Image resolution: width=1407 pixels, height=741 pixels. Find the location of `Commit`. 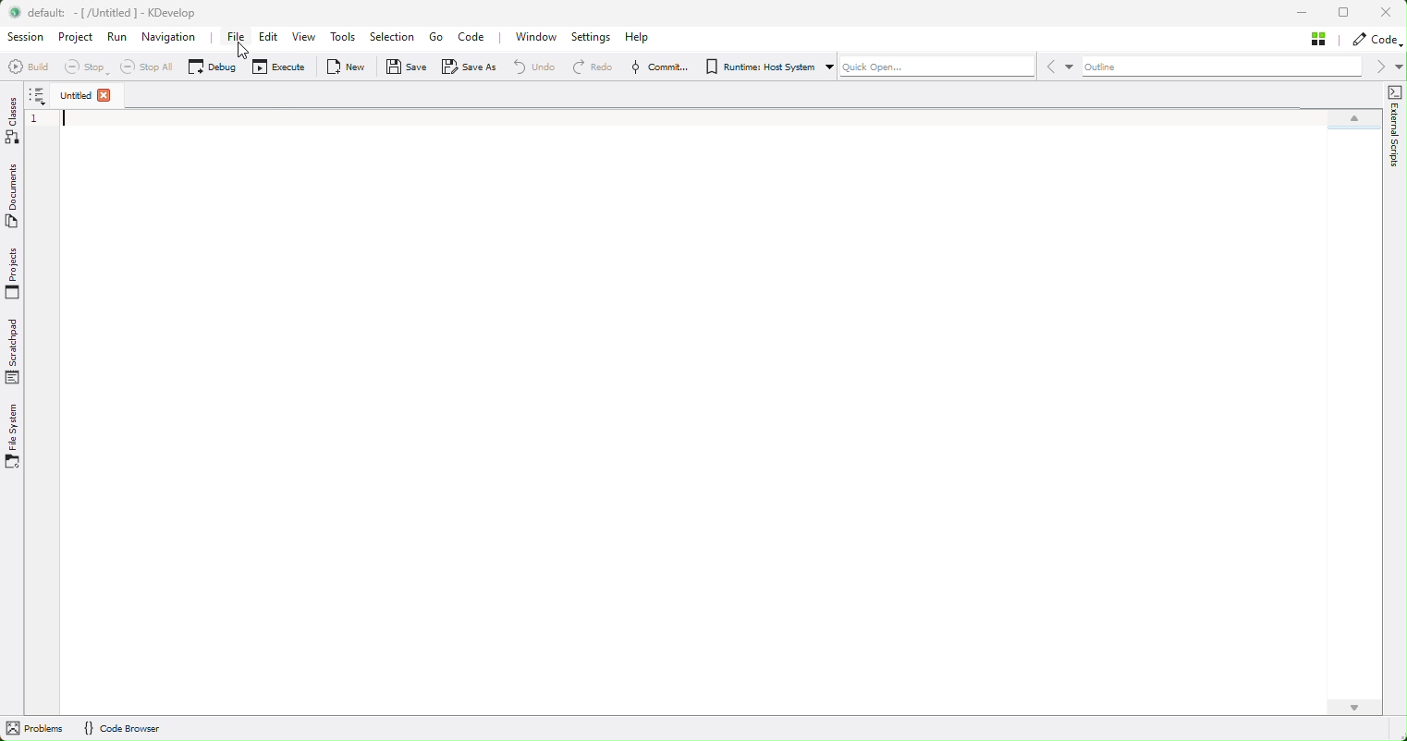

Commit is located at coordinates (657, 67).